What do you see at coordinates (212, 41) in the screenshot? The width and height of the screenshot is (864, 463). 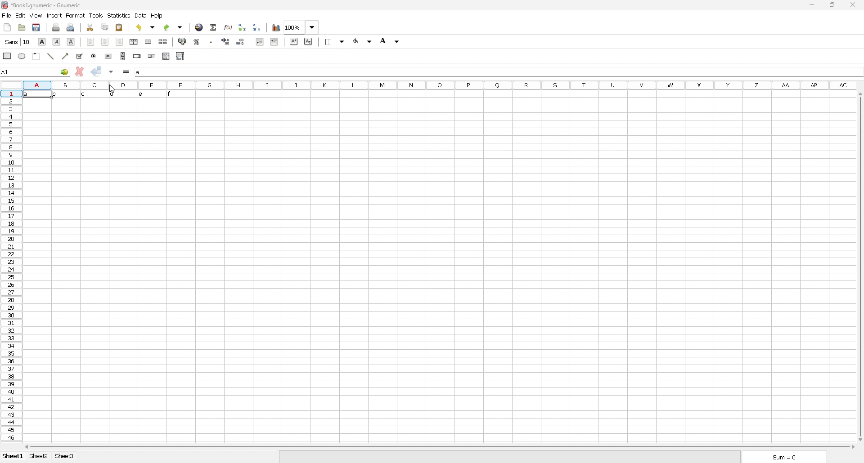 I see `thousands separator` at bounding box center [212, 41].